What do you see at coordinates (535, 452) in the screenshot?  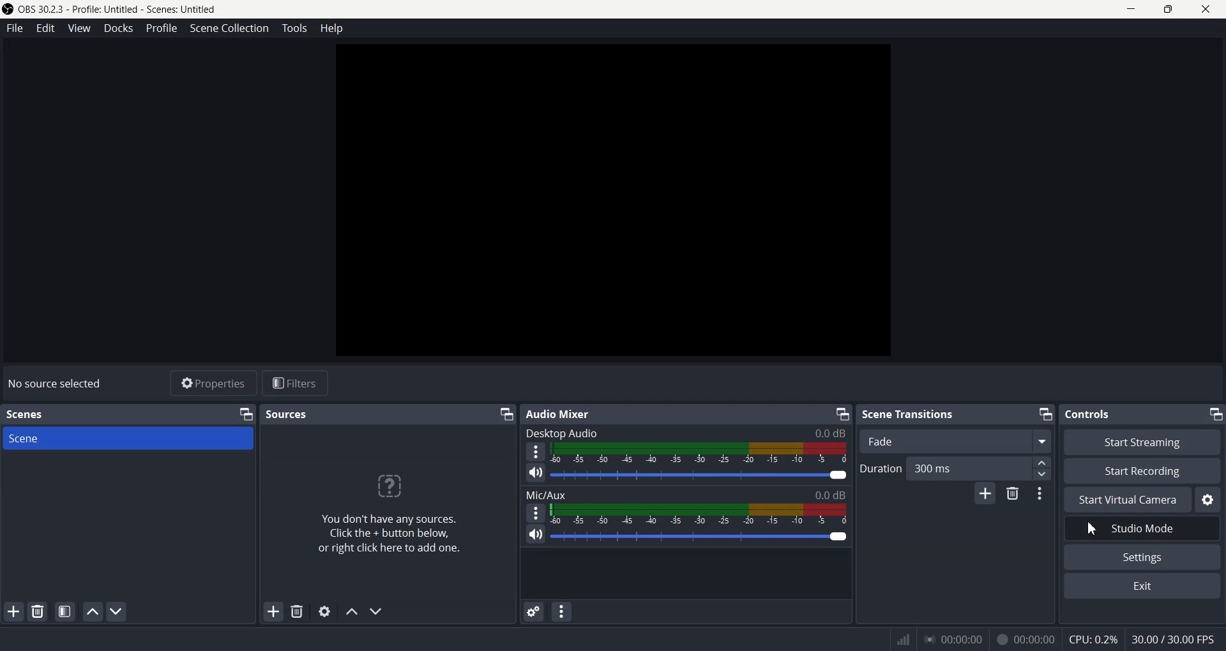 I see `More` at bounding box center [535, 452].